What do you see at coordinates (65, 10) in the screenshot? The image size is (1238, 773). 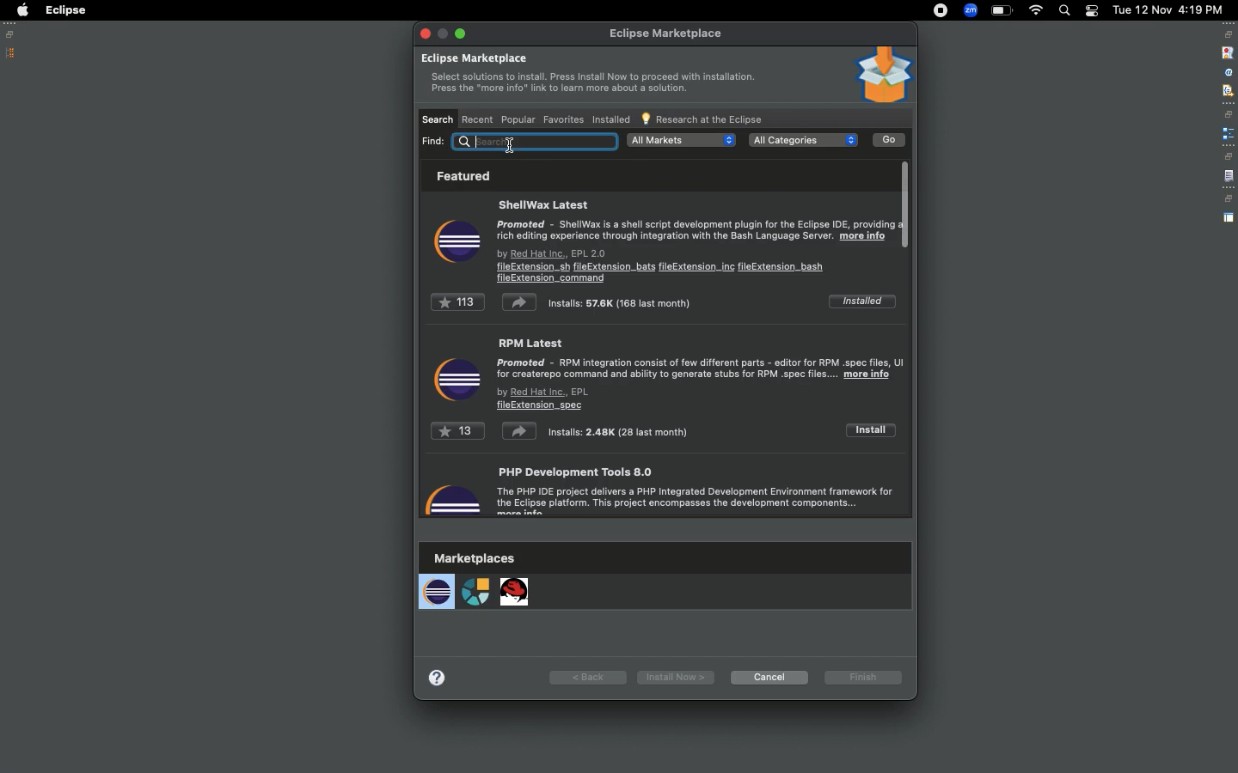 I see `Eclipse` at bounding box center [65, 10].